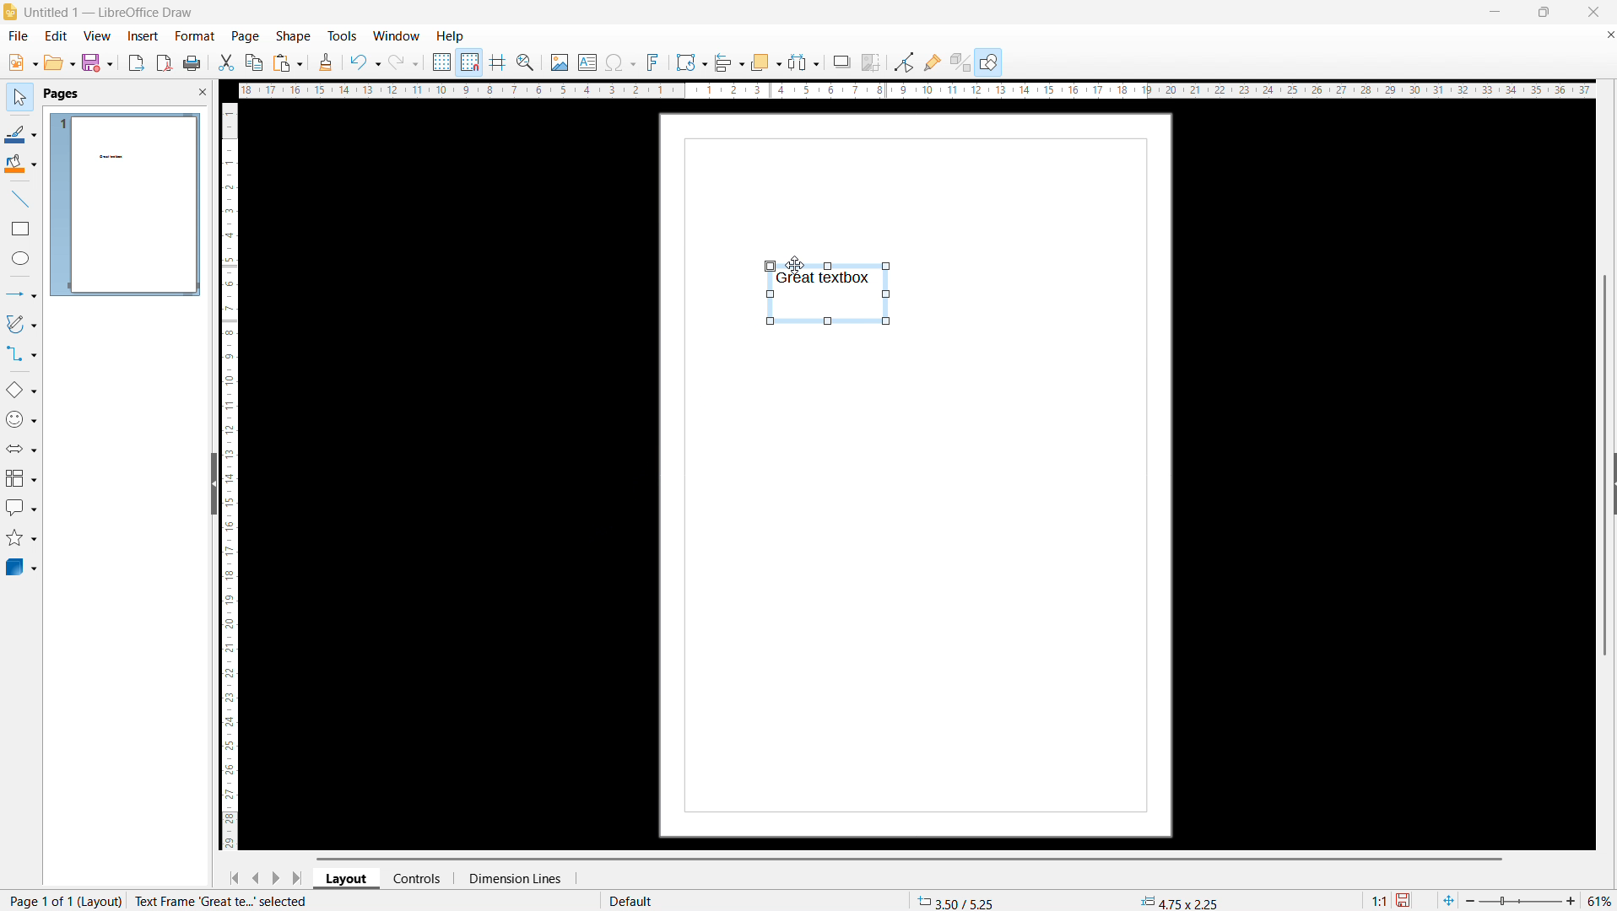 The height and width of the screenshot is (911, 1617). Describe the element at coordinates (234, 878) in the screenshot. I see `go to first page` at that location.